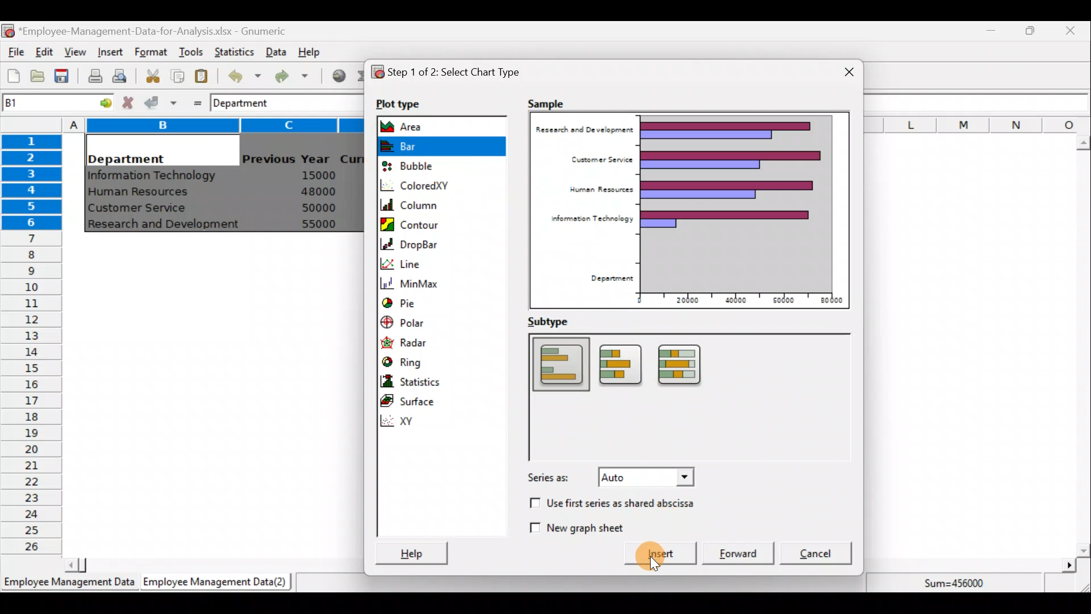 This screenshot has width=1091, height=614. Describe the element at coordinates (734, 300) in the screenshot. I see `40000` at that location.